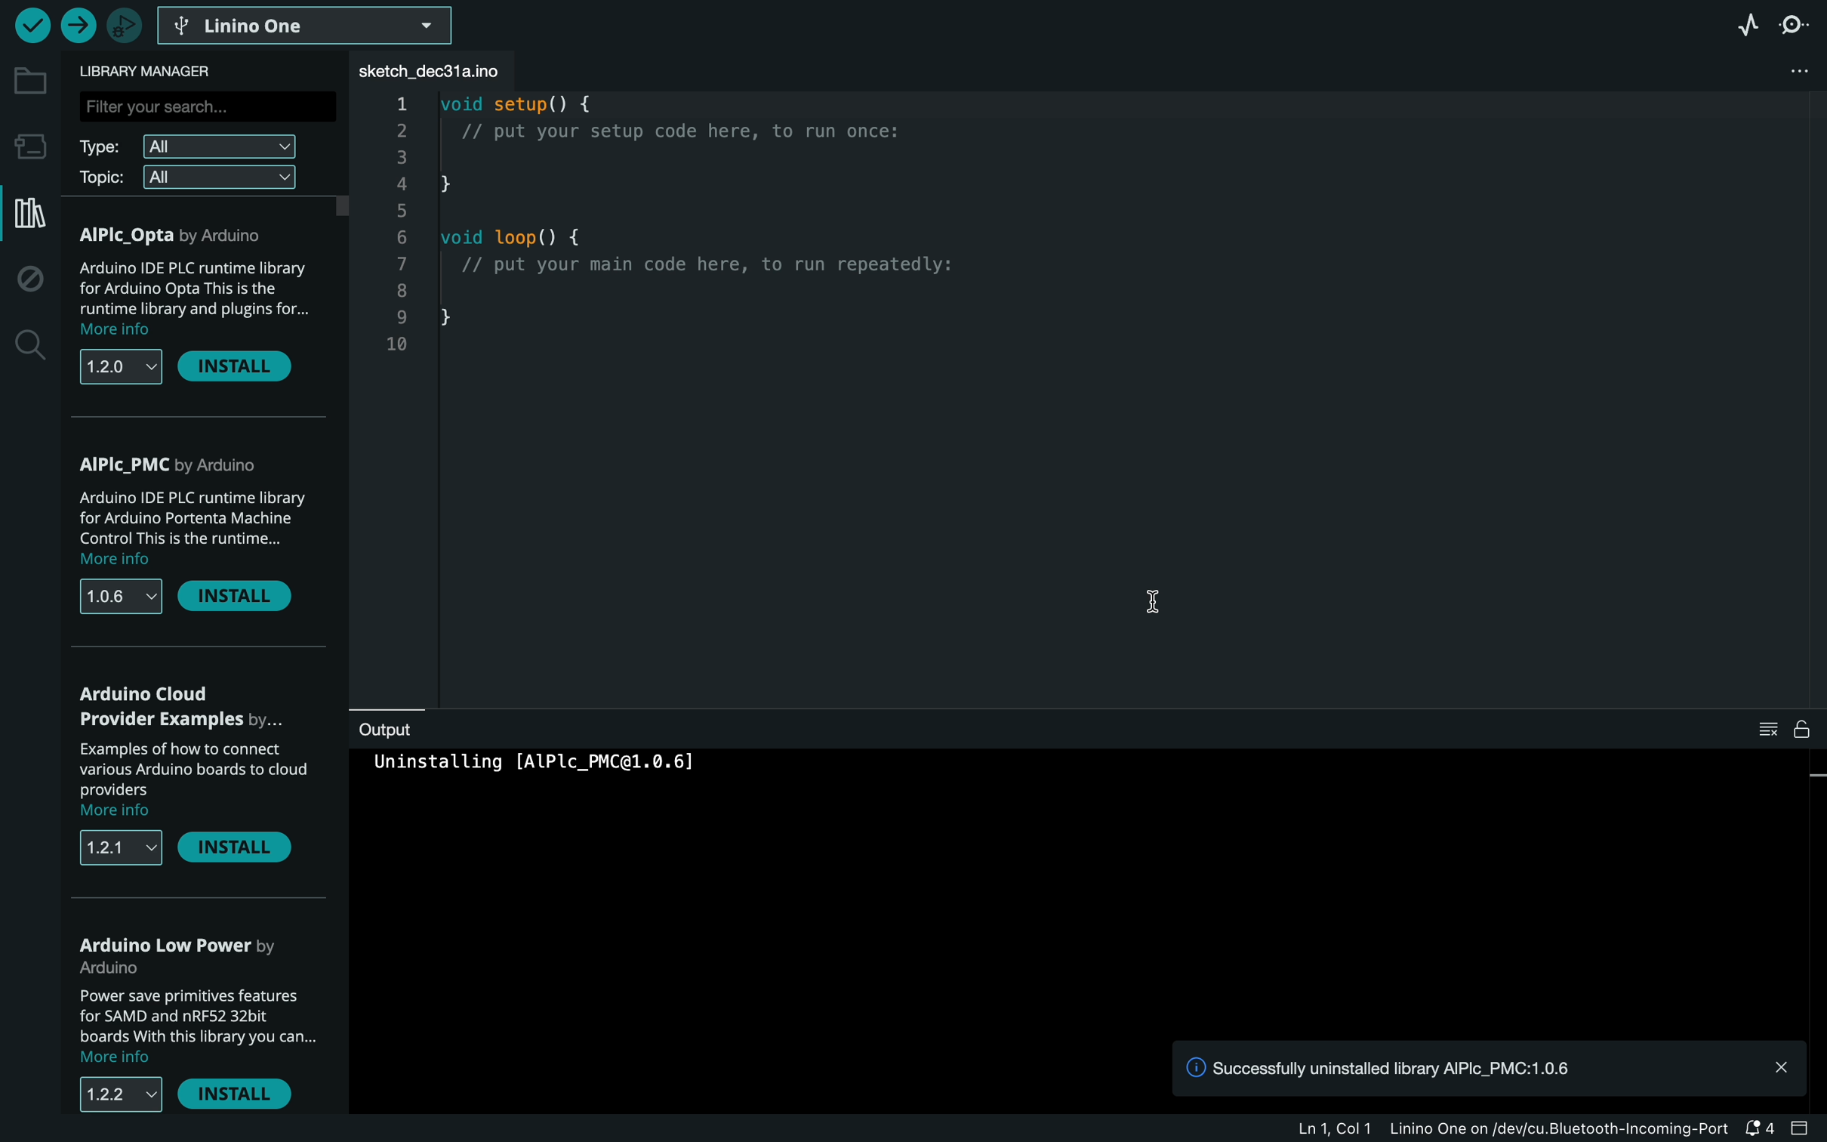  Describe the element at coordinates (186, 958) in the screenshot. I see `low power` at that location.